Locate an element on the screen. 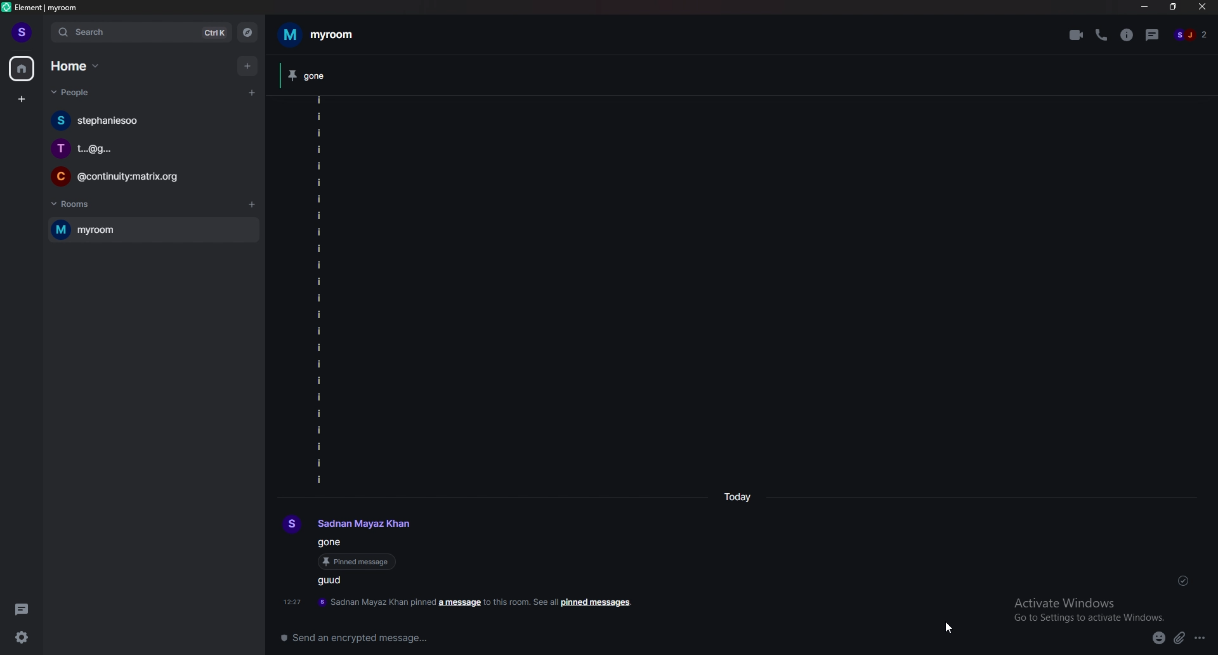 Image resolution: width=1218 pixels, height=655 pixels. minimize is located at coordinates (1144, 8).